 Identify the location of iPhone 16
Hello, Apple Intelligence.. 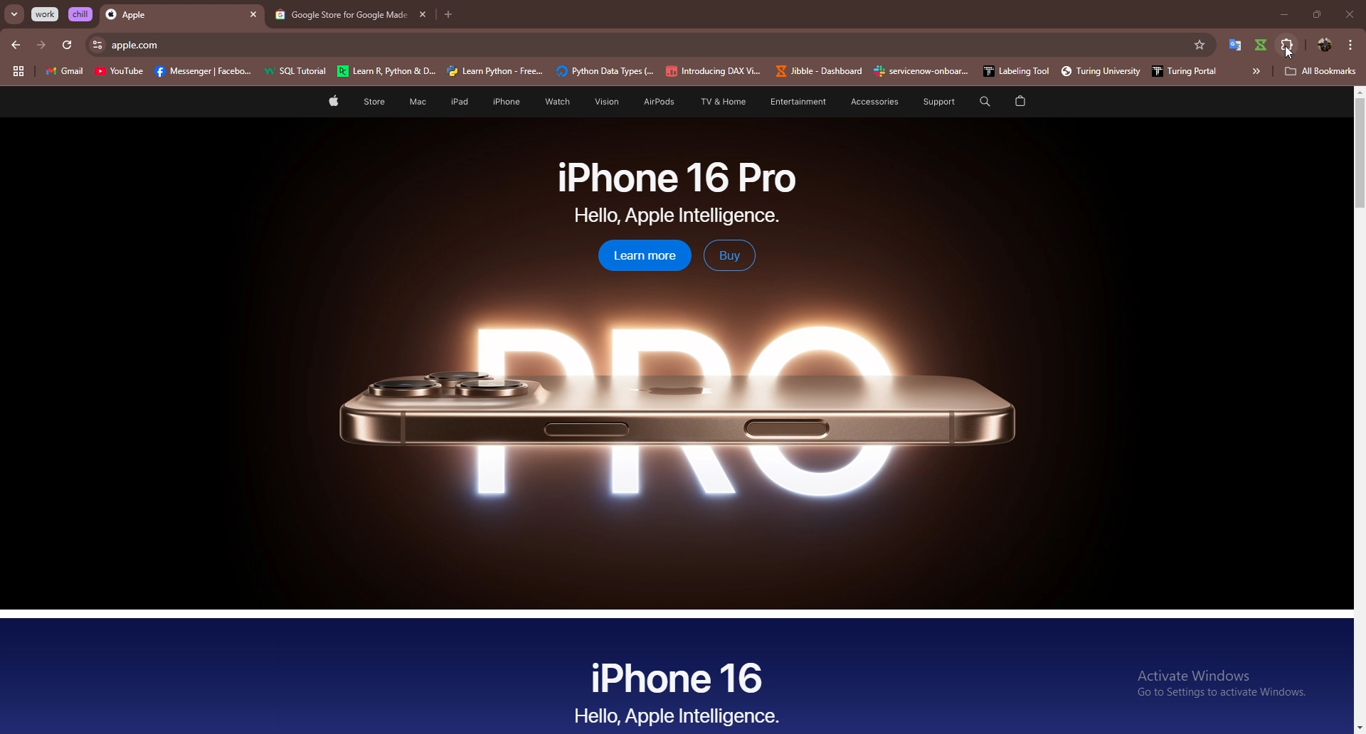
(678, 691).